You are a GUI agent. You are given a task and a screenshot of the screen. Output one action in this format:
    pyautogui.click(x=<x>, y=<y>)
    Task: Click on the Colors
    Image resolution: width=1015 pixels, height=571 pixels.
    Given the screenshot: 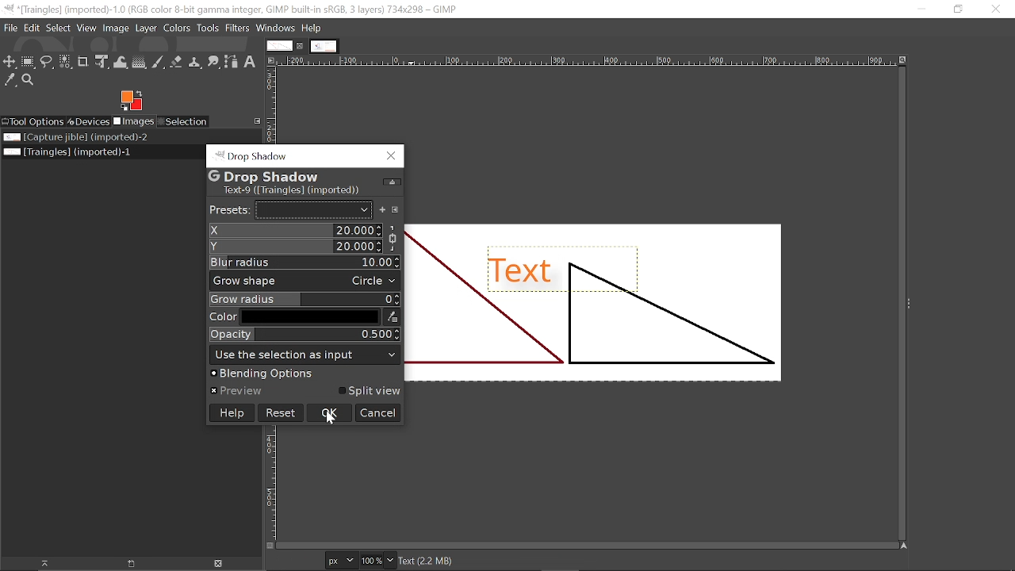 What is the action you would take?
    pyautogui.click(x=177, y=29)
    